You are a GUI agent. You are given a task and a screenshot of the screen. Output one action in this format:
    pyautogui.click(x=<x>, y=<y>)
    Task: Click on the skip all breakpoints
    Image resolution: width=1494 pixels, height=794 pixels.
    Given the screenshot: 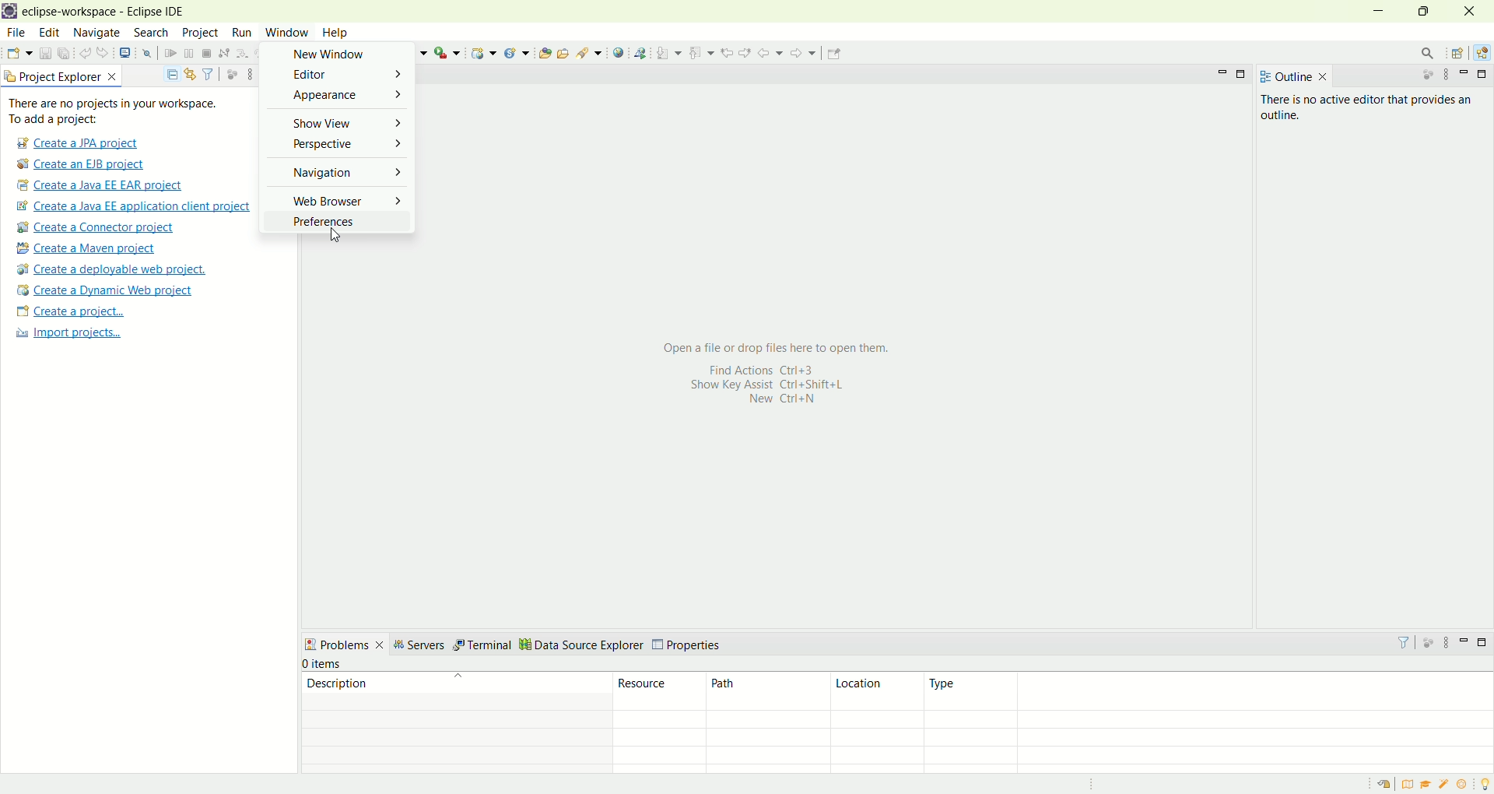 What is the action you would take?
    pyautogui.click(x=149, y=54)
    